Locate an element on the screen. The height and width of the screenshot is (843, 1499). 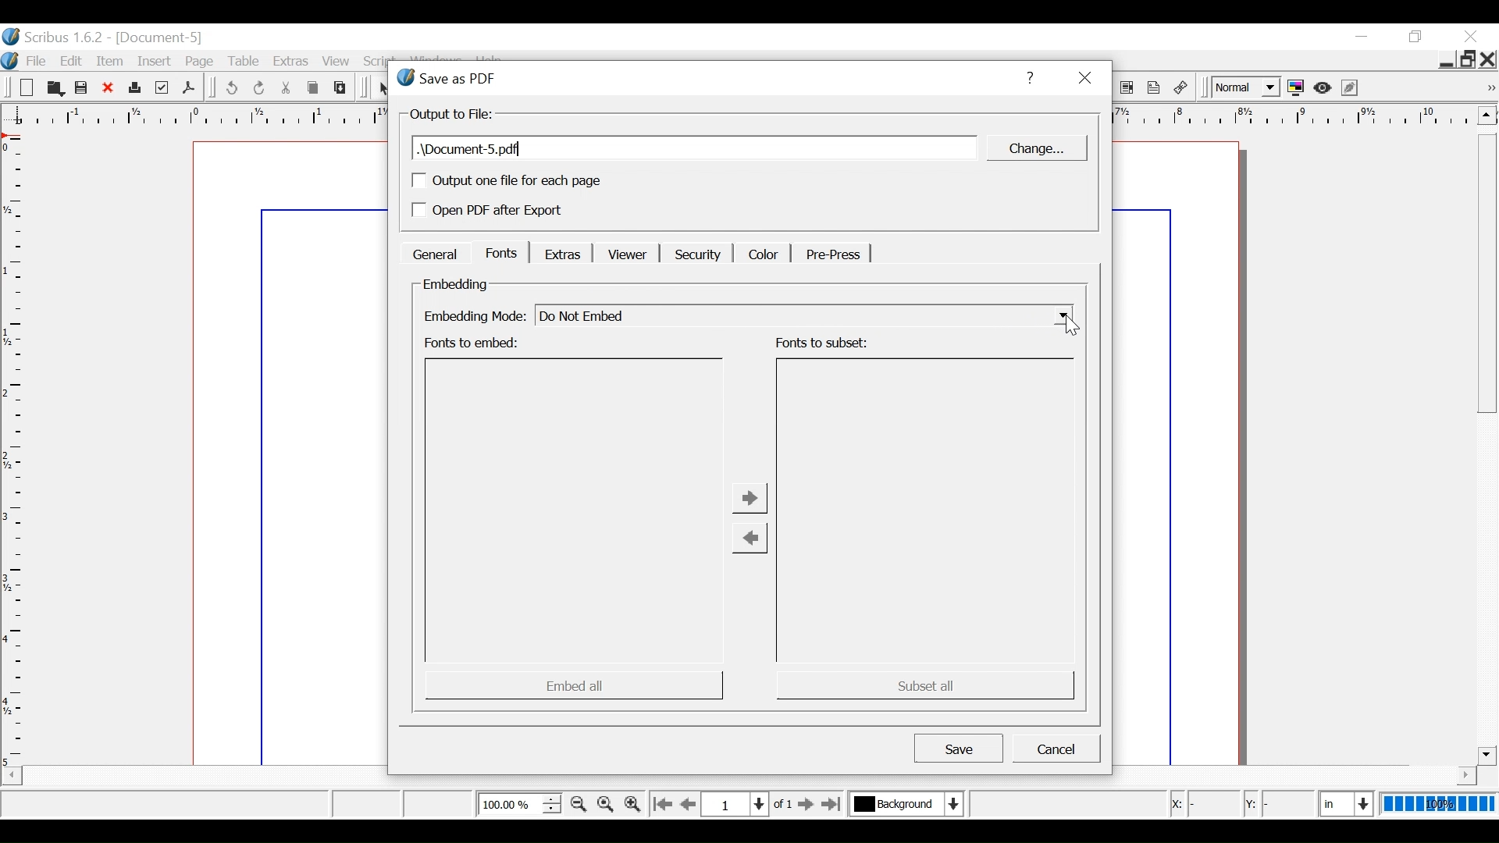
Insert  is located at coordinates (156, 62).